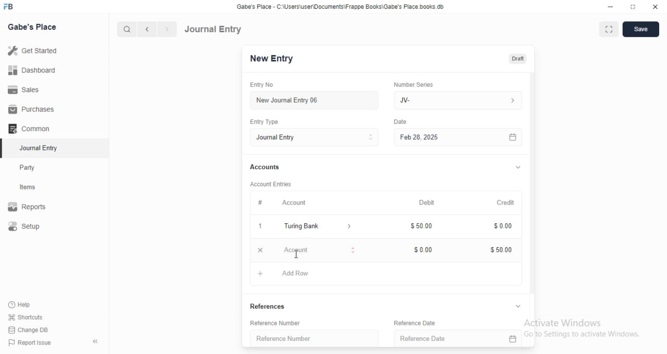 This screenshot has height=354, width=667. I want to click on Debit, so click(426, 203).